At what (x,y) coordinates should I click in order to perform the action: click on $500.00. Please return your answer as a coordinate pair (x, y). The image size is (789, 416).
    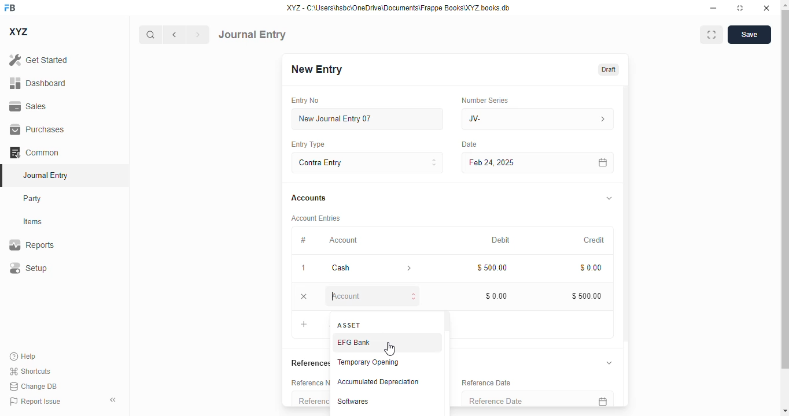
    Looking at the image, I should click on (587, 296).